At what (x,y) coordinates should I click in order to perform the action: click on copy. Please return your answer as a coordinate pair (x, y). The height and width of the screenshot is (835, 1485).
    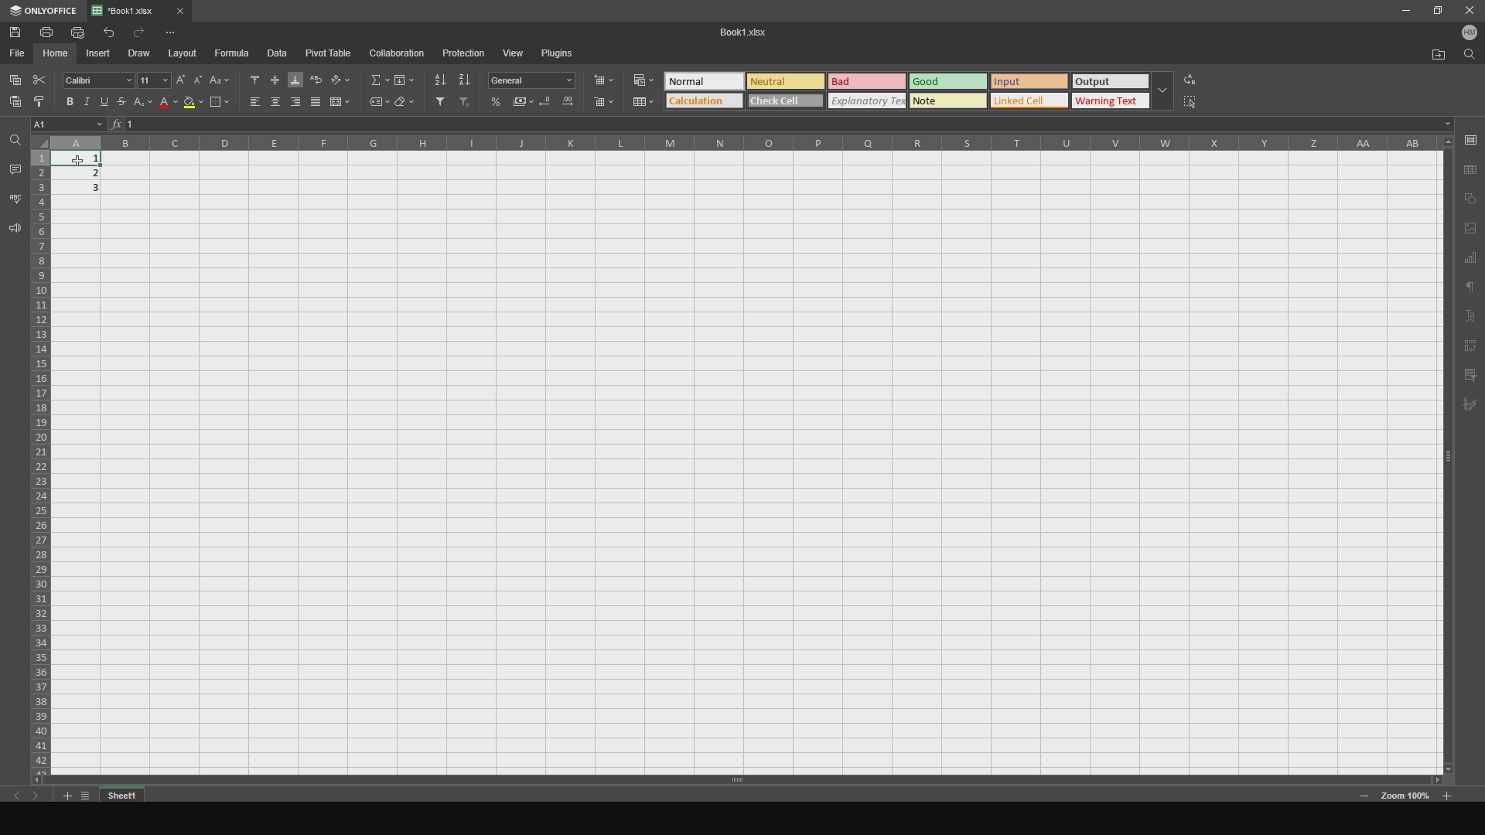
    Looking at the image, I should click on (1470, 198).